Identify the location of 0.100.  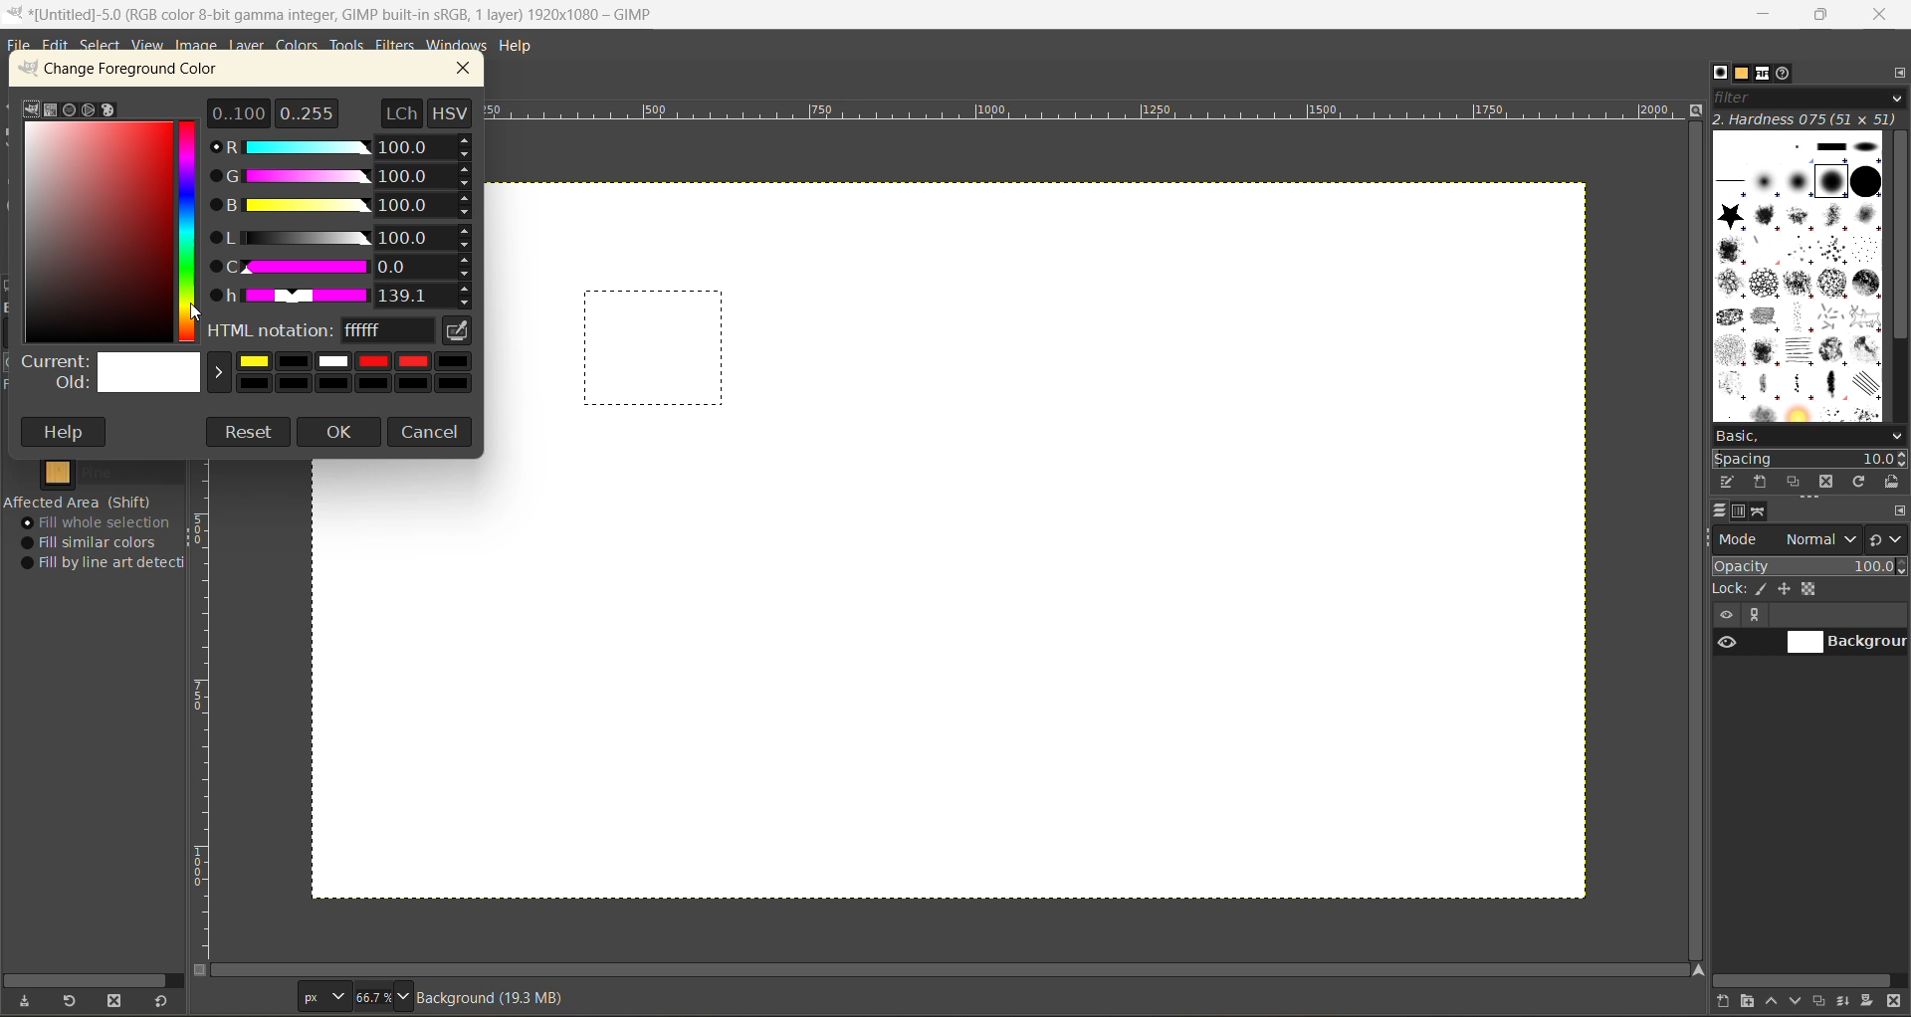
(239, 111).